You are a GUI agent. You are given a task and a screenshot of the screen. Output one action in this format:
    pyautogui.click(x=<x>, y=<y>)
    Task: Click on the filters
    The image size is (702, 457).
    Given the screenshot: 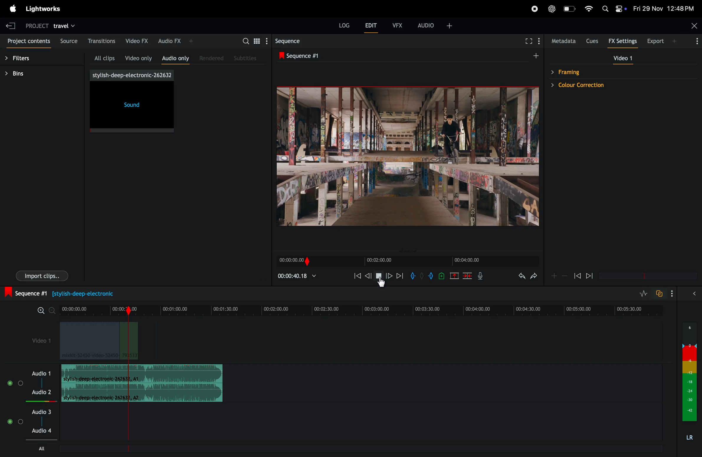 What is the action you would take?
    pyautogui.click(x=27, y=59)
    